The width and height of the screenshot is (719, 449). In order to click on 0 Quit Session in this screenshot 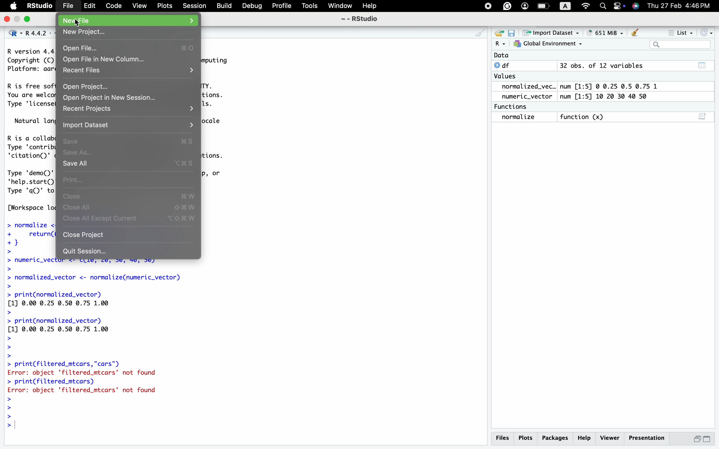, I will do `click(92, 251)`.